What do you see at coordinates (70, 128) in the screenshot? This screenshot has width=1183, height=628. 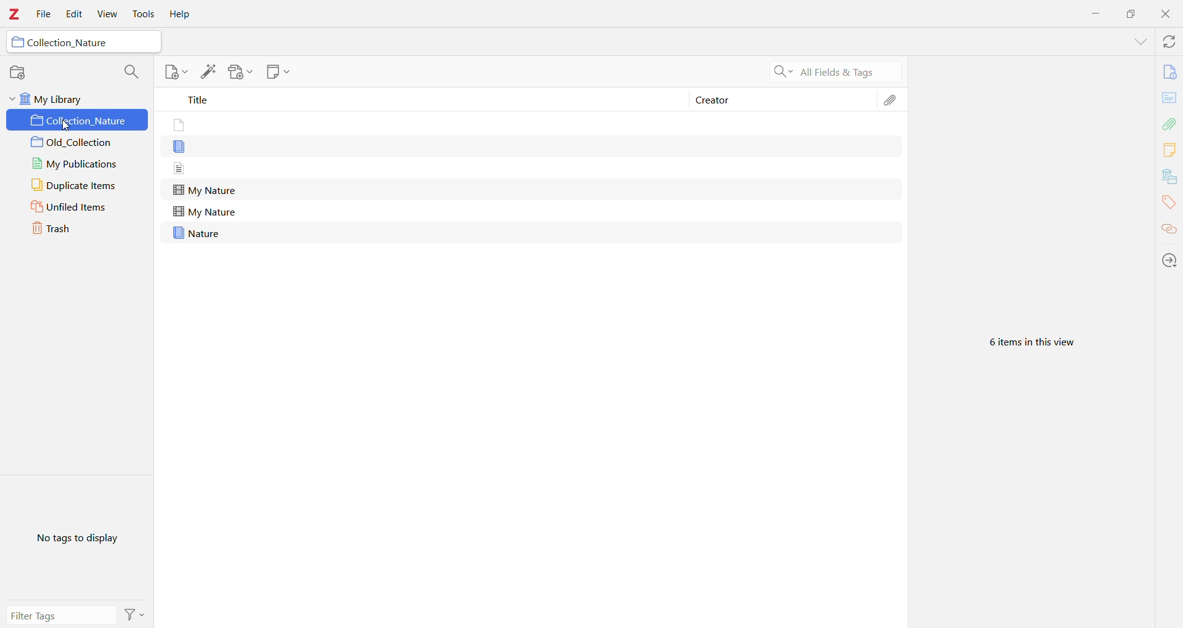 I see `cursor` at bounding box center [70, 128].